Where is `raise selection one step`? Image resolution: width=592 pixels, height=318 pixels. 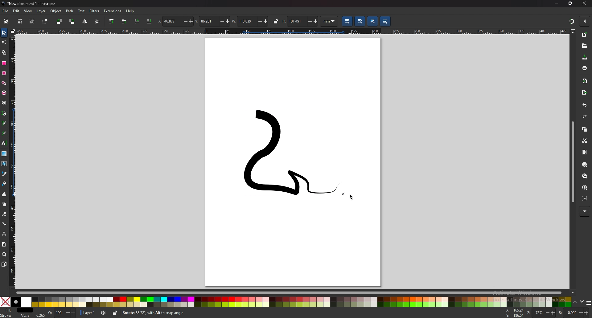 raise selection one step is located at coordinates (124, 22).